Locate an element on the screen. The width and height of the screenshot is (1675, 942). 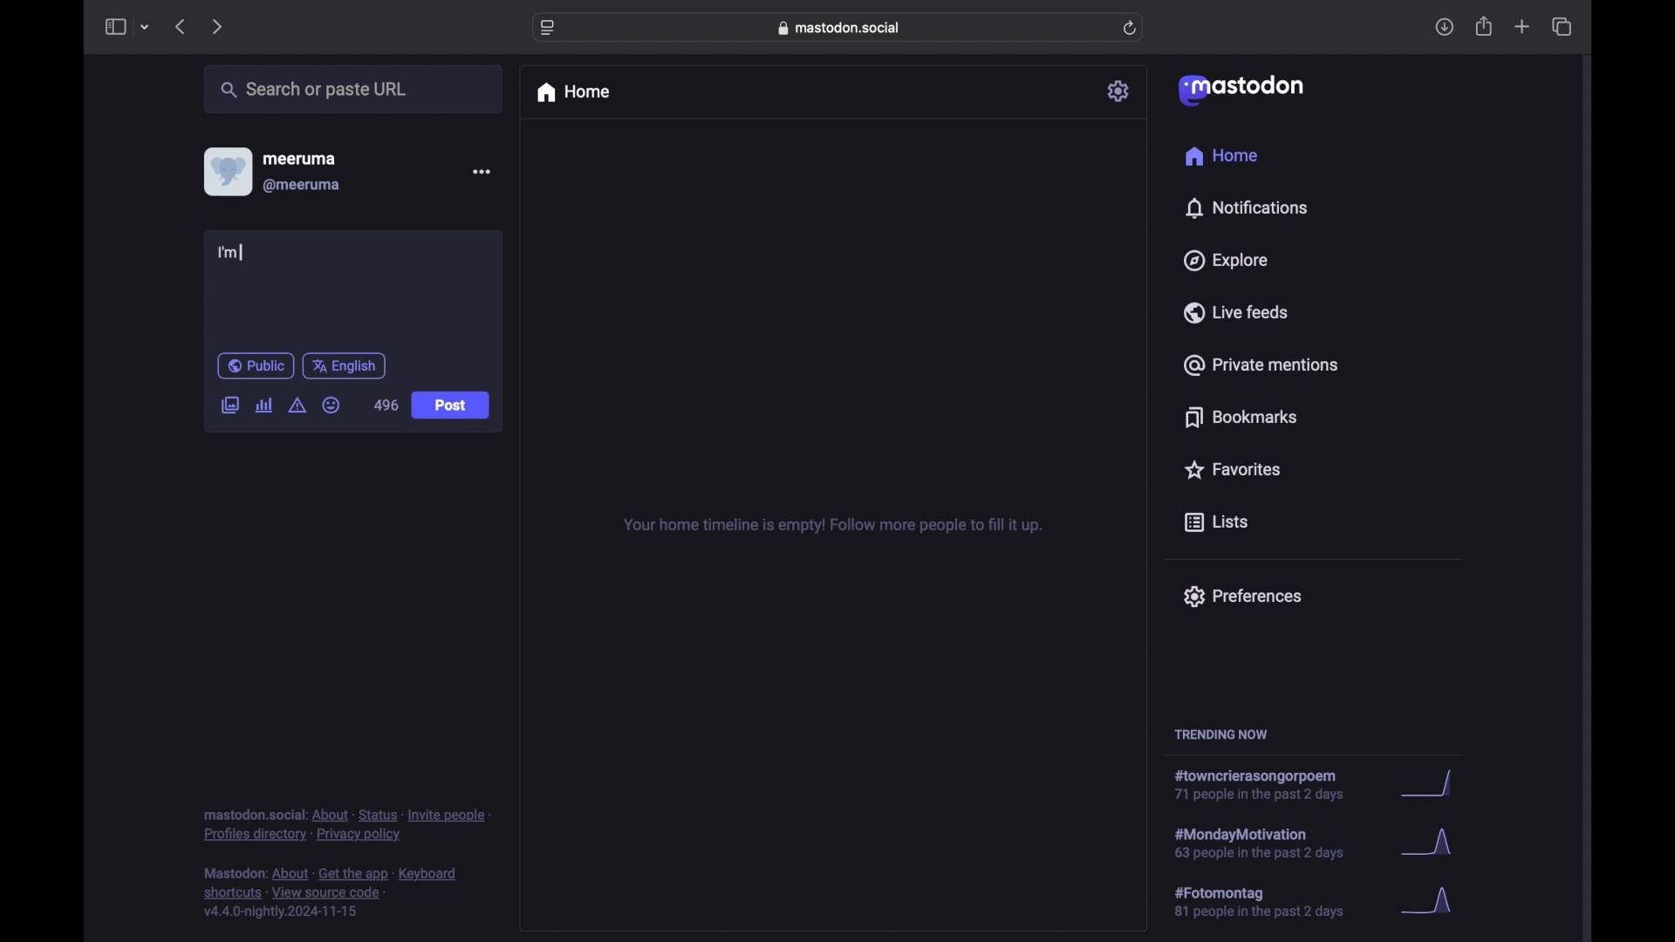
lists is located at coordinates (1216, 523).